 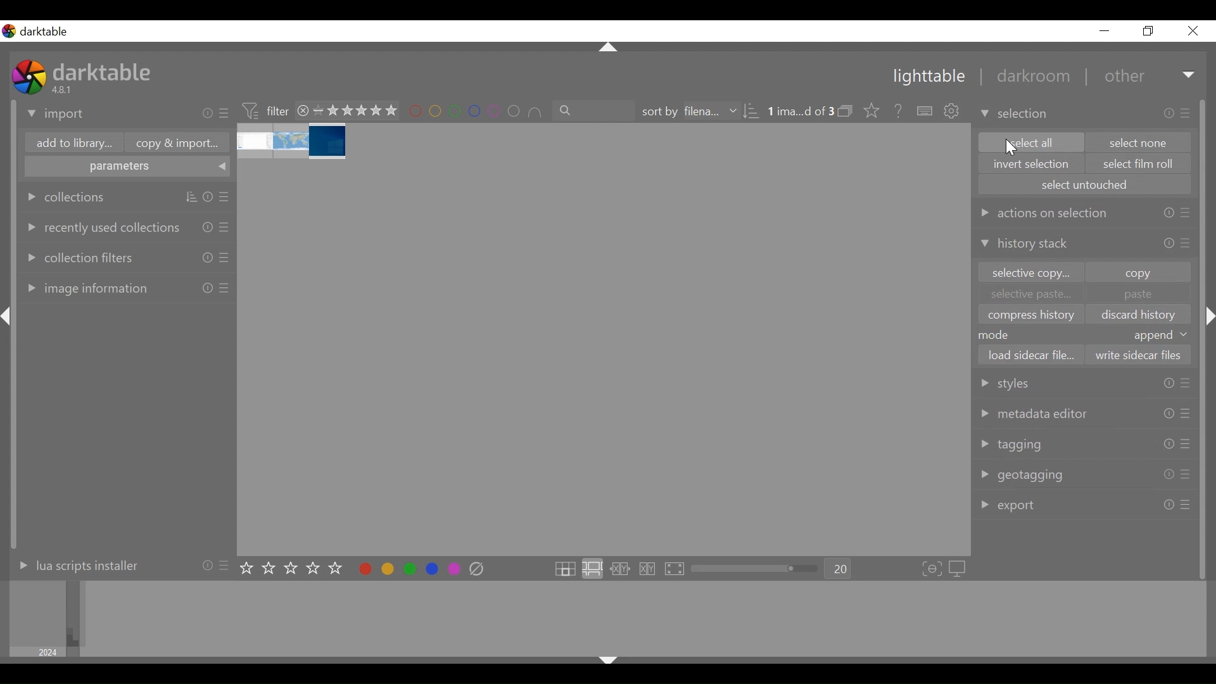 What do you see at coordinates (1211, 317) in the screenshot?
I see `Collapse ` at bounding box center [1211, 317].